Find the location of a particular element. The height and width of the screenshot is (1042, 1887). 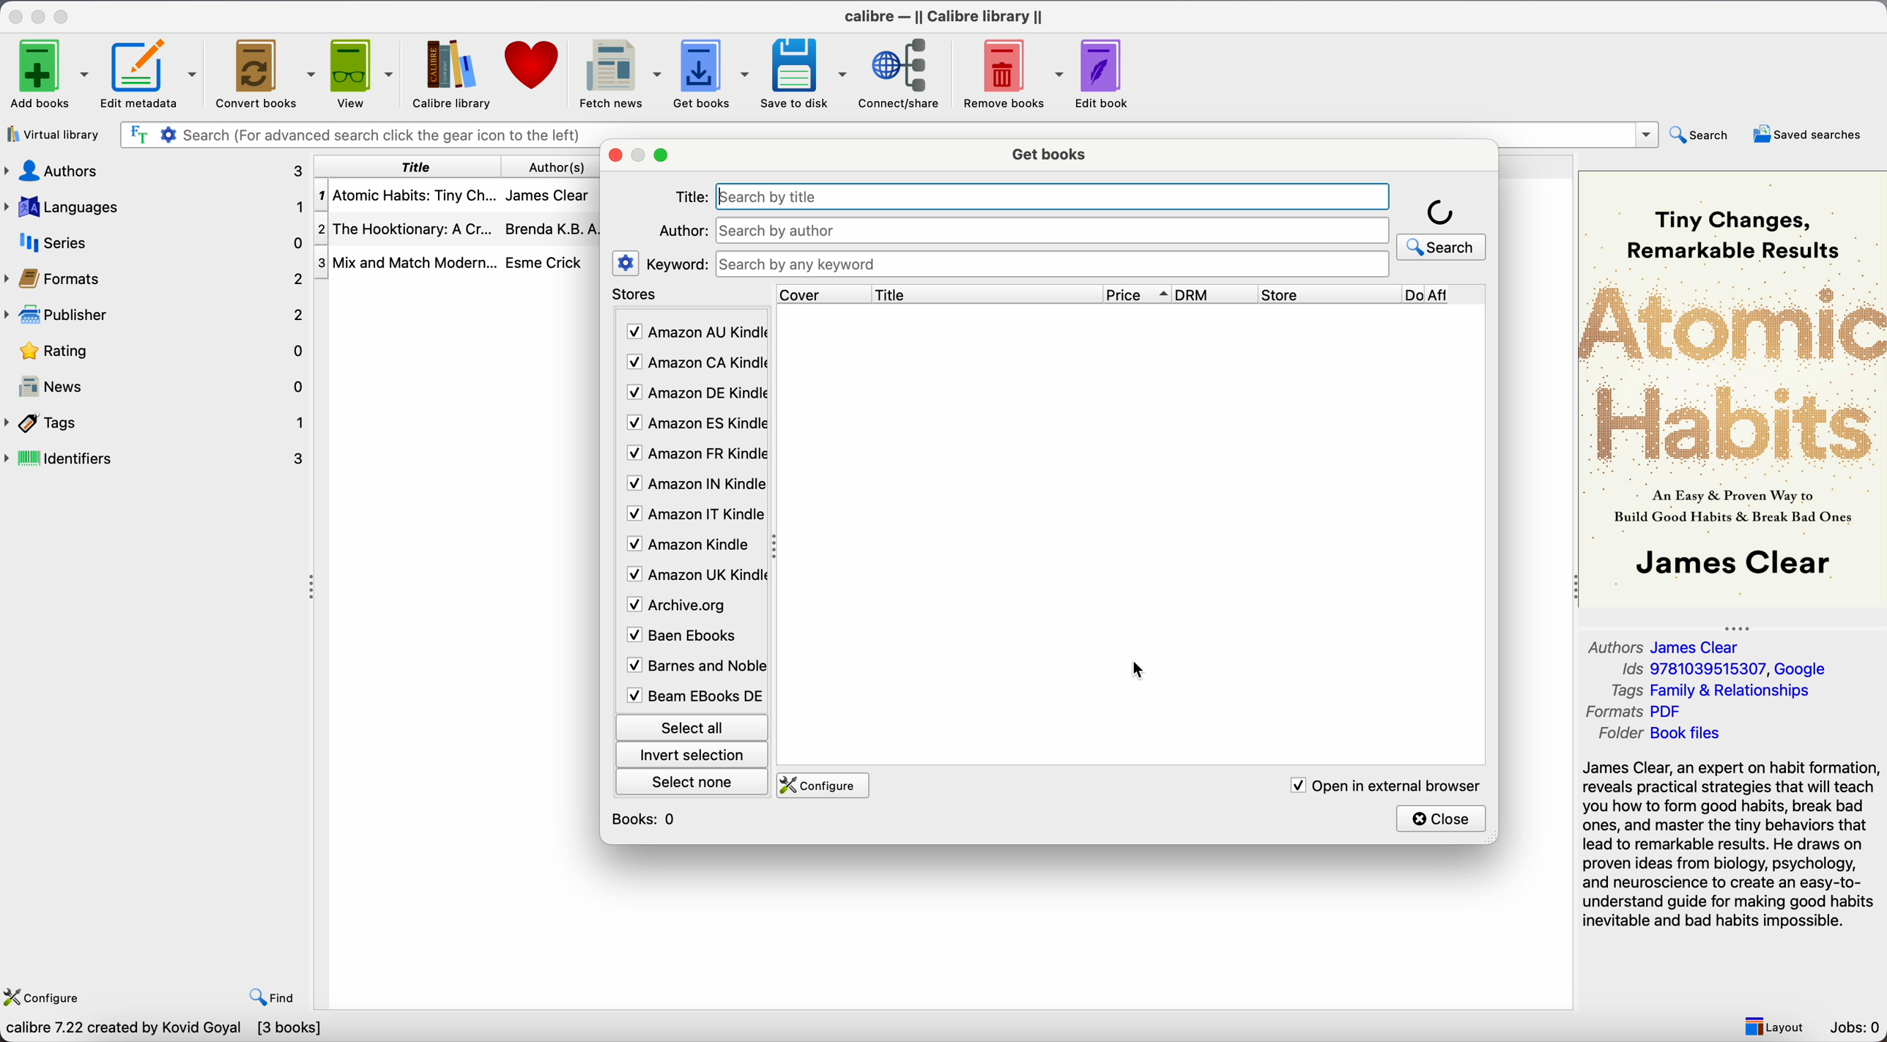

news is located at coordinates (158, 388).